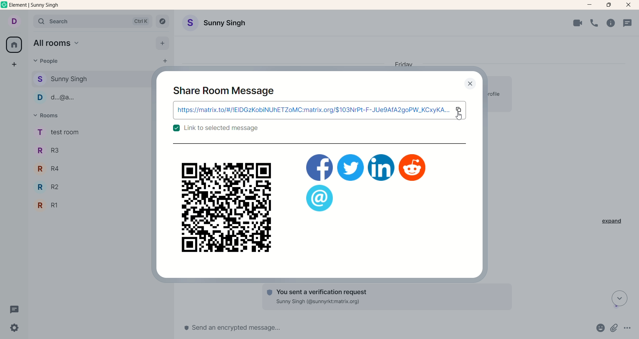  Describe the element at coordinates (612, 23) in the screenshot. I see `room info` at that location.